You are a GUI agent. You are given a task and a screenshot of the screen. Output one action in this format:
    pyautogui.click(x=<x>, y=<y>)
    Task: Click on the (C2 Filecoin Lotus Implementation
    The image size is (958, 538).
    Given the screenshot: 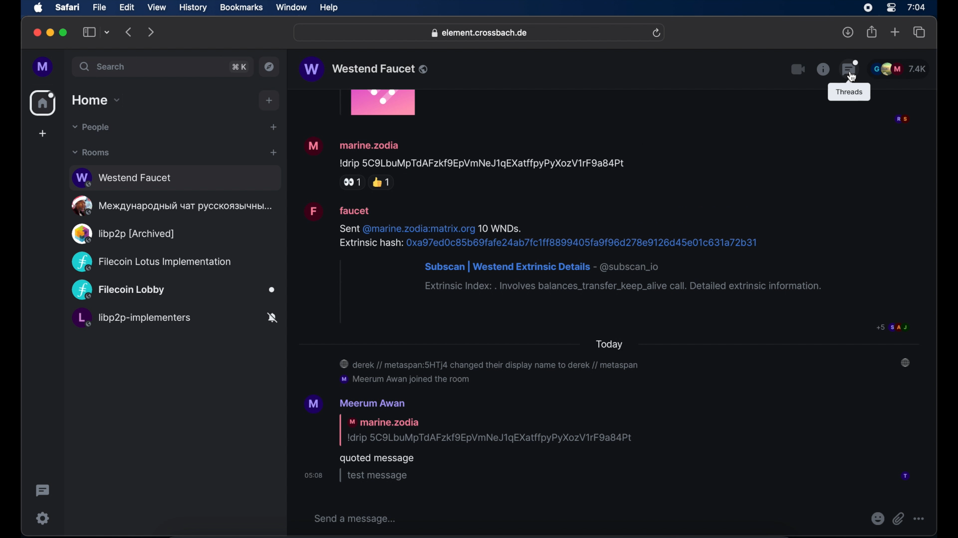 What is the action you would take?
    pyautogui.click(x=160, y=262)
    